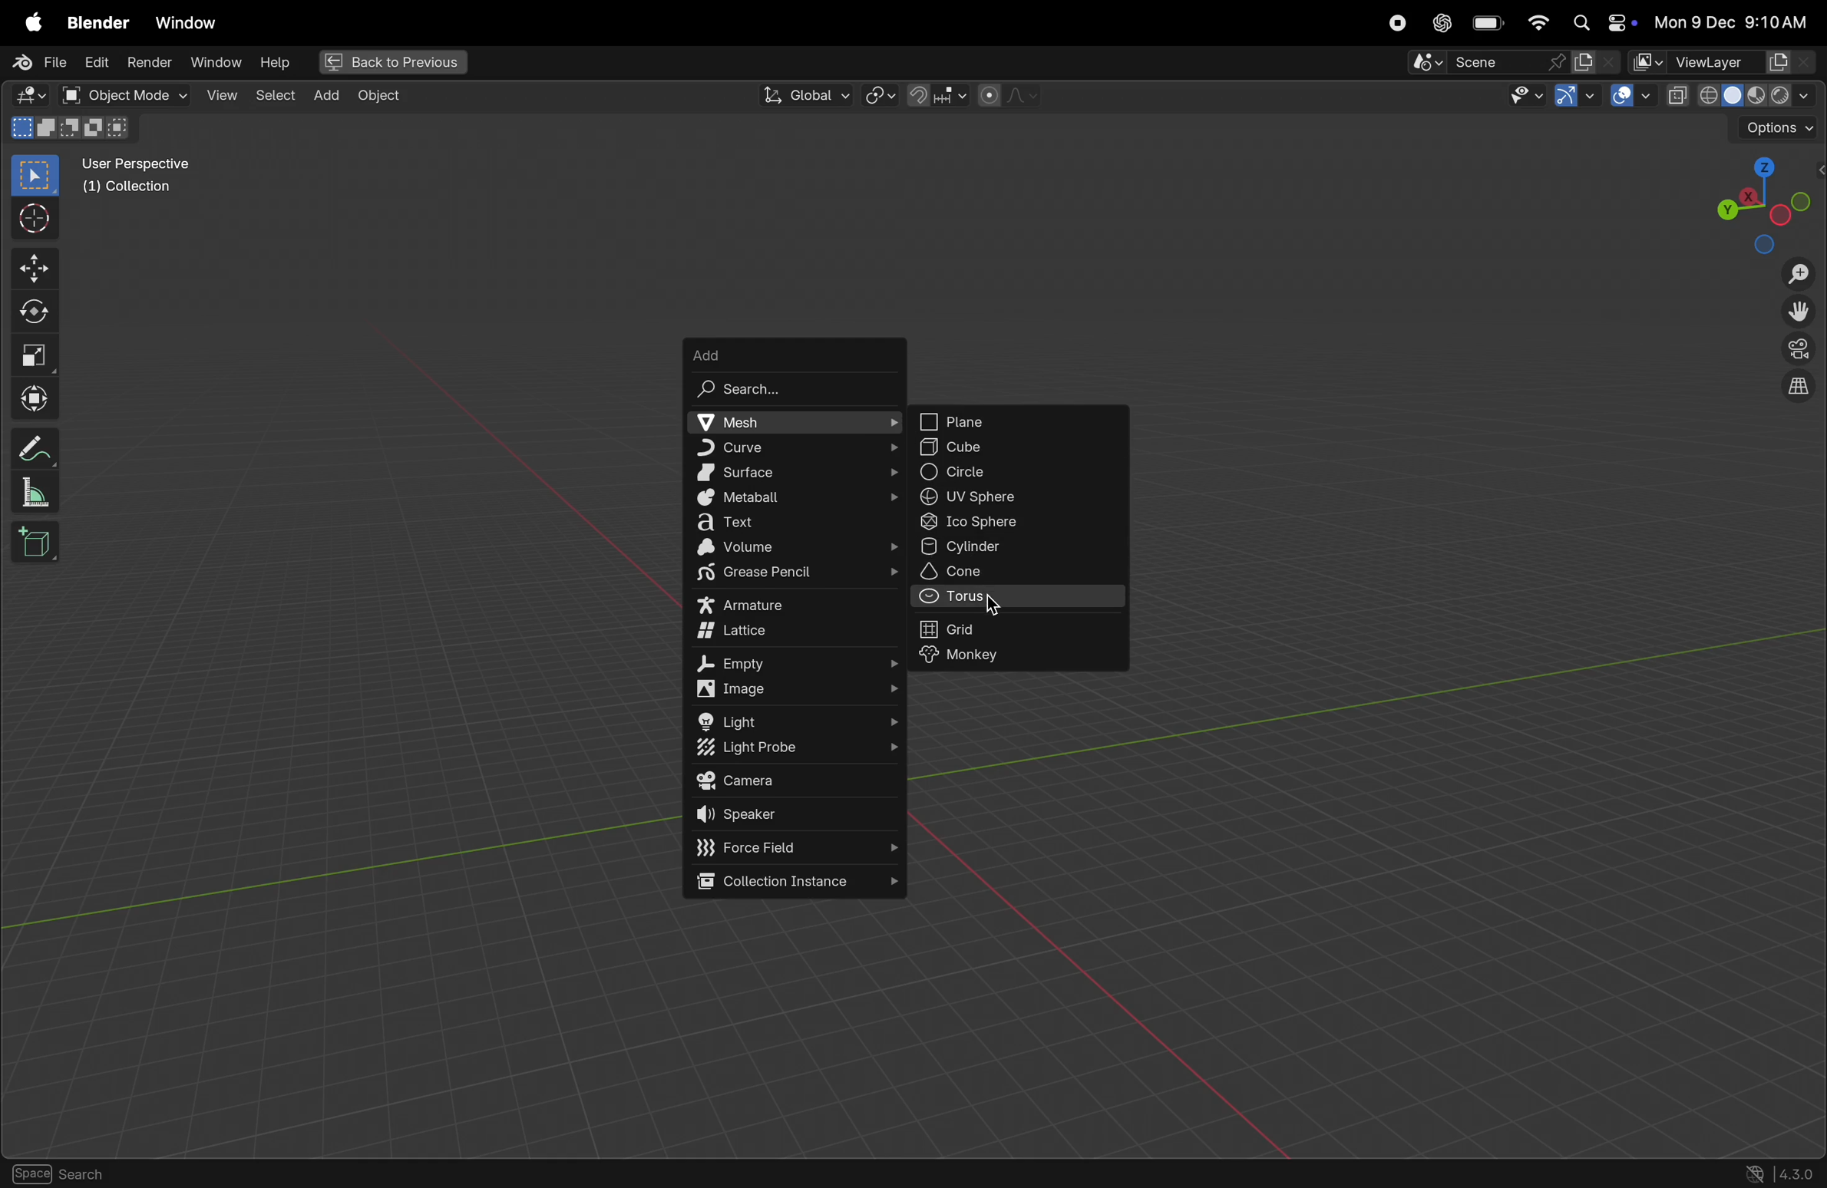 Image resolution: width=1827 pixels, height=1188 pixels. Describe the element at coordinates (1023, 629) in the screenshot. I see `grid` at that location.